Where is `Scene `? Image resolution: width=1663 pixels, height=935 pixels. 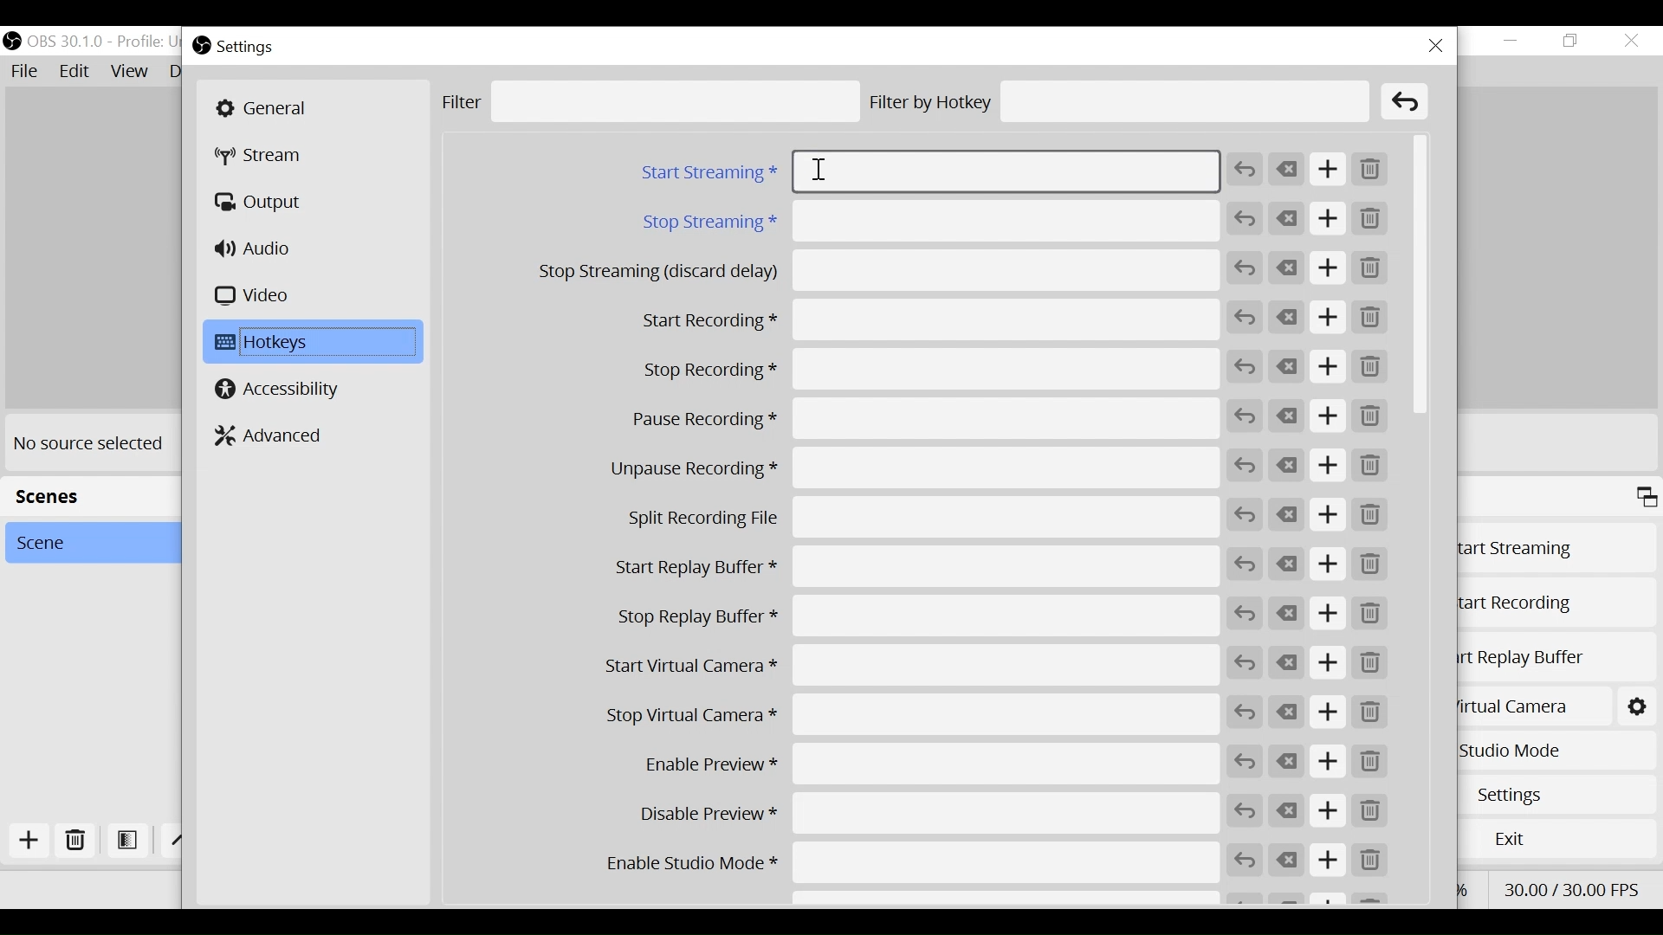
Scene  is located at coordinates (84, 542).